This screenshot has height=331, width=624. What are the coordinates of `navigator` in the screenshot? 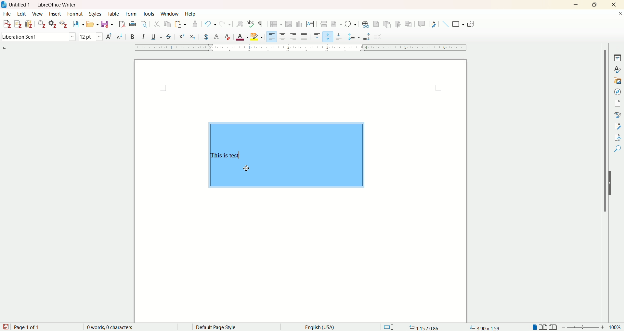 It's located at (617, 92).